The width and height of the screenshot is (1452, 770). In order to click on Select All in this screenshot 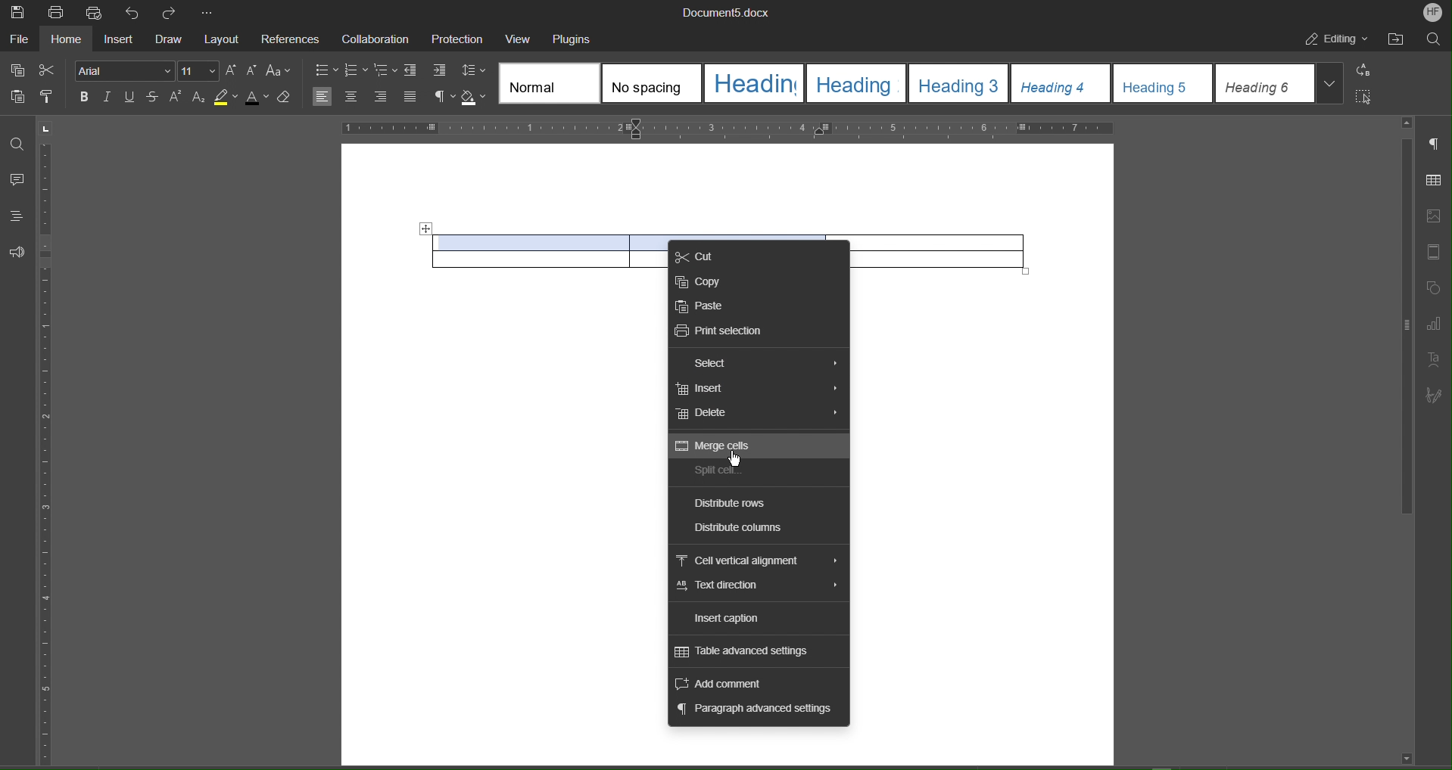, I will do `click(1368, 97)`.